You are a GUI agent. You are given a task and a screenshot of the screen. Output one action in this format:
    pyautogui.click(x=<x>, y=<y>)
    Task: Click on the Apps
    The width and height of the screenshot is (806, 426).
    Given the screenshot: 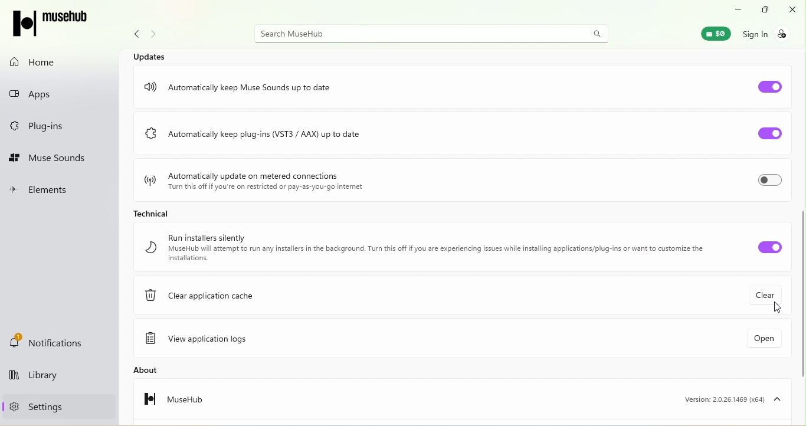 What is the action you would take?
    pyautogui.click(x=47, y=91)
    